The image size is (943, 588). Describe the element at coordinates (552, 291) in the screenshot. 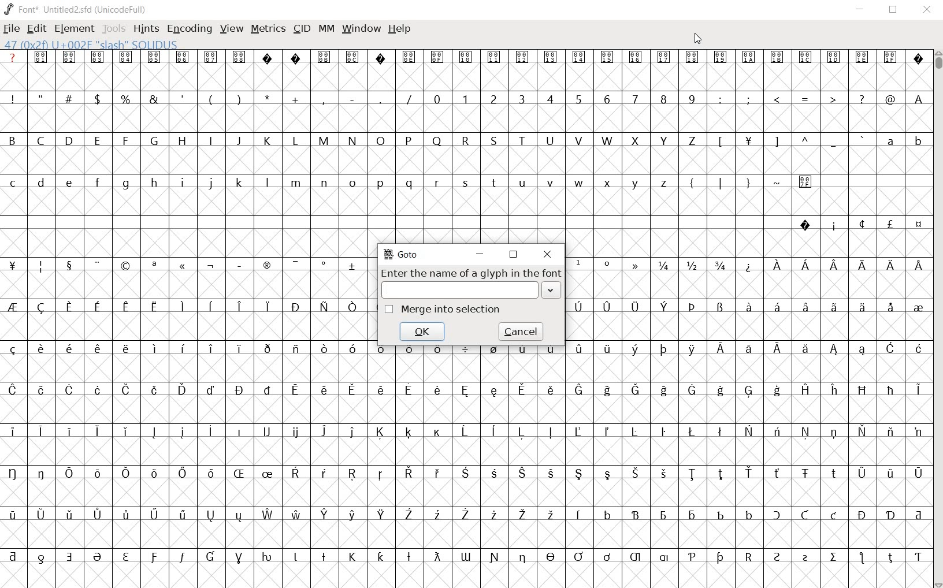

I see `drop down arrow` at that location.